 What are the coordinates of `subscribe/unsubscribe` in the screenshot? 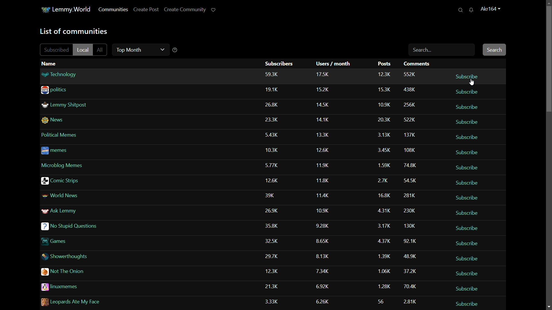 It's located at (467, 106).